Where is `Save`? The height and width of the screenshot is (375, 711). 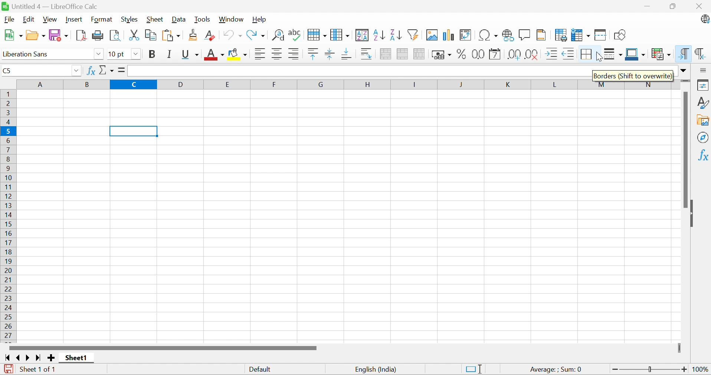
Save is located at coordinates (60, 36).